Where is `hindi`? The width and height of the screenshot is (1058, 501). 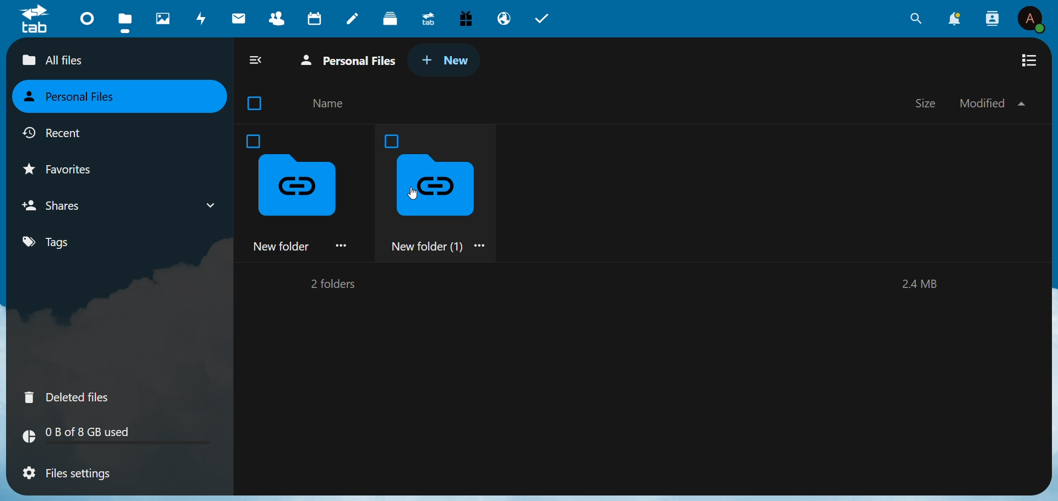 hindi is located at coordinates (164, 19).